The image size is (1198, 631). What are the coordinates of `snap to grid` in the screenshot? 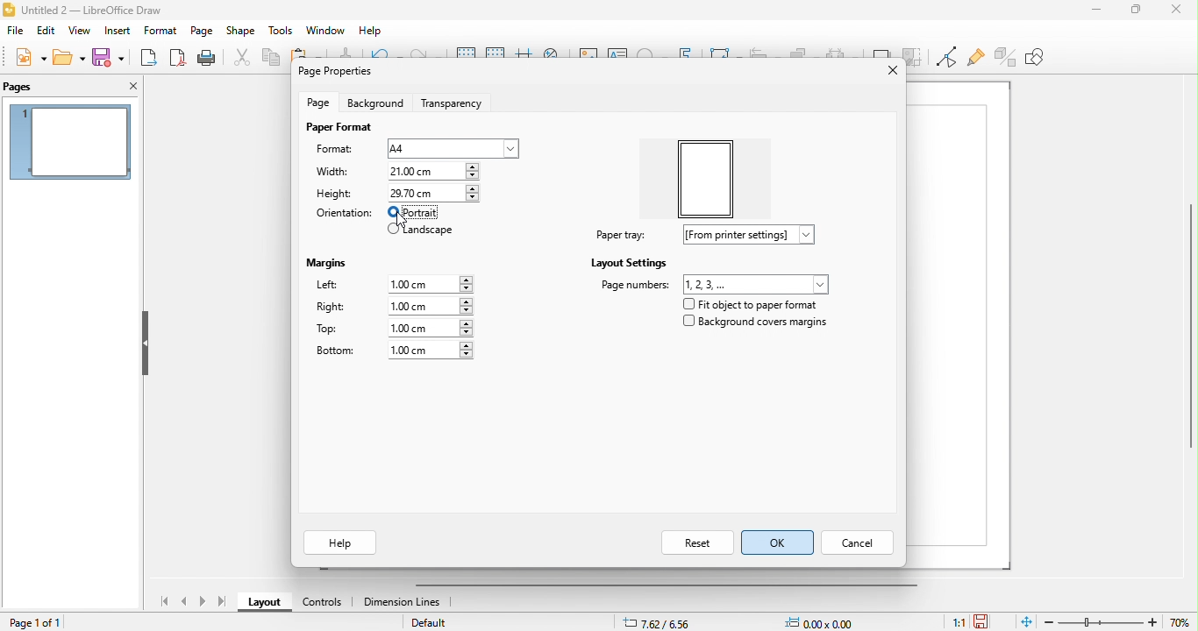 It's located at (495, 56).